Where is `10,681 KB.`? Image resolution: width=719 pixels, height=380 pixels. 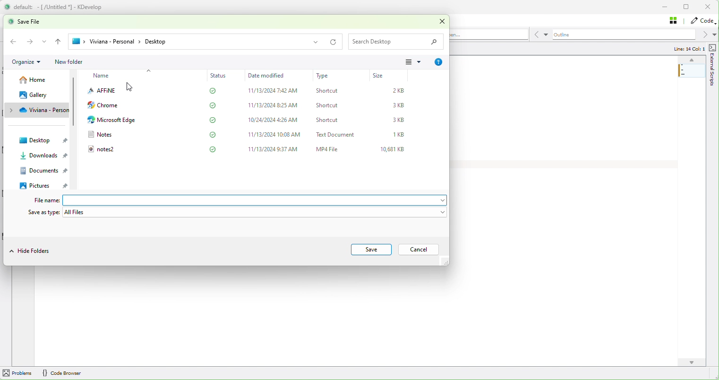 10,681 KB. is located at coordinates (394, 150).